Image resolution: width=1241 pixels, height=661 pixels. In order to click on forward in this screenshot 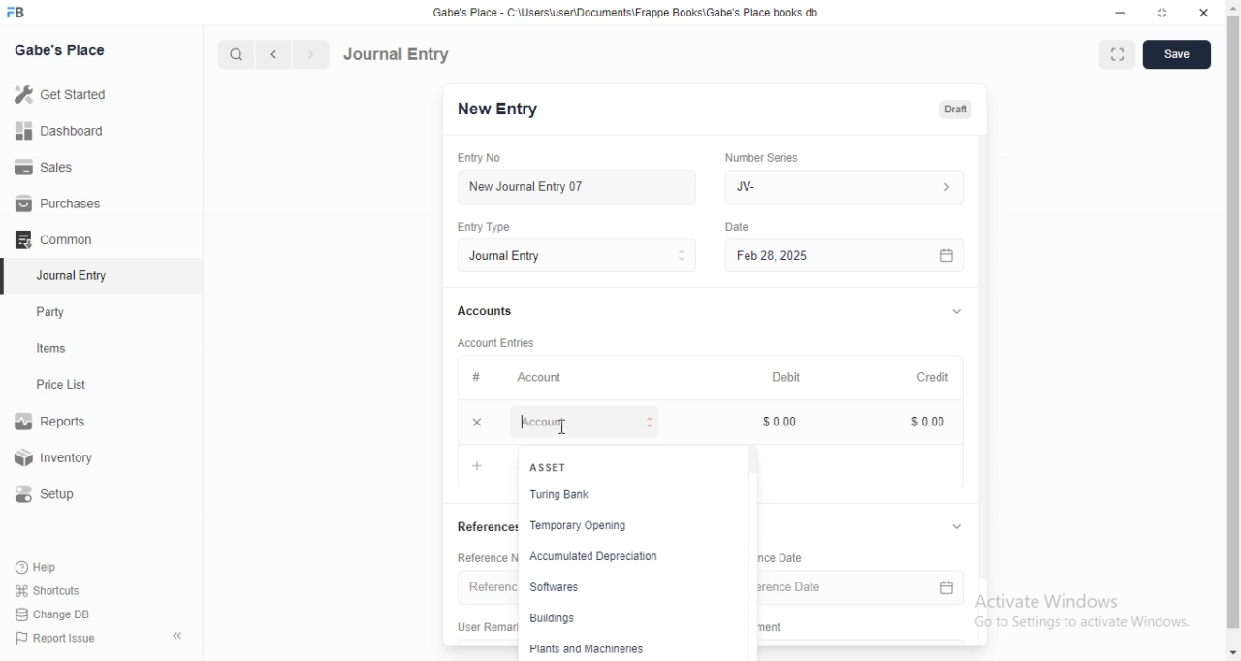, I will do `click(312, 54)`.